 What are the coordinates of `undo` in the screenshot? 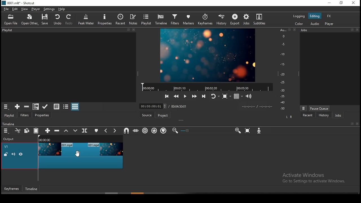 It's located at (57, 20).